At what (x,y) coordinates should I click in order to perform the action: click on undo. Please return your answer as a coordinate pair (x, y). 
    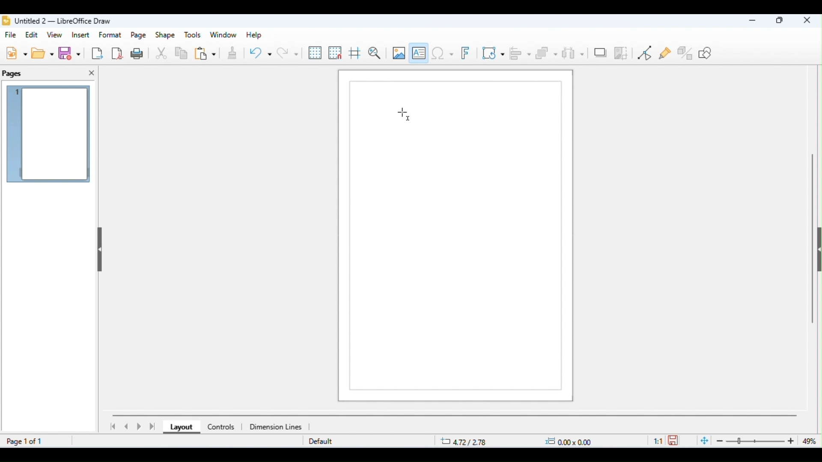
    Looking at the image, I should click on (260, 54).